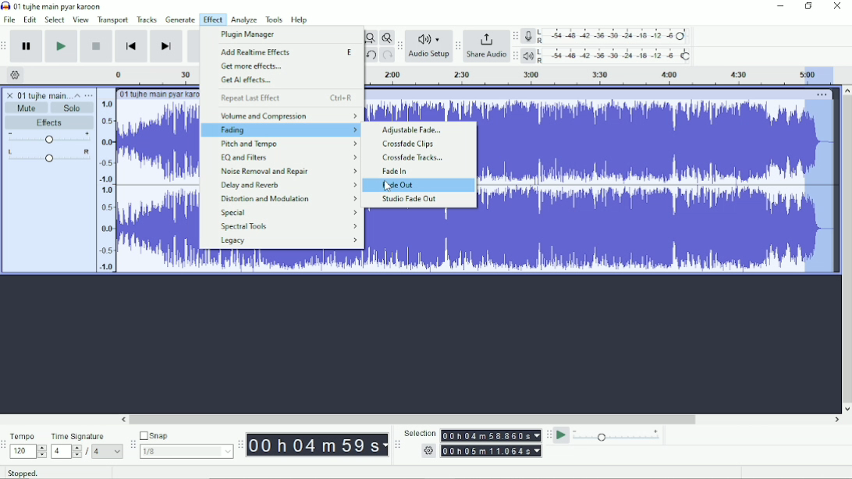 The height and width of the screenshot is (479, 852). What do you see at coordinates (388, 186) in the screenshot?
I see `Cursor` at bounding box center [388, 186].